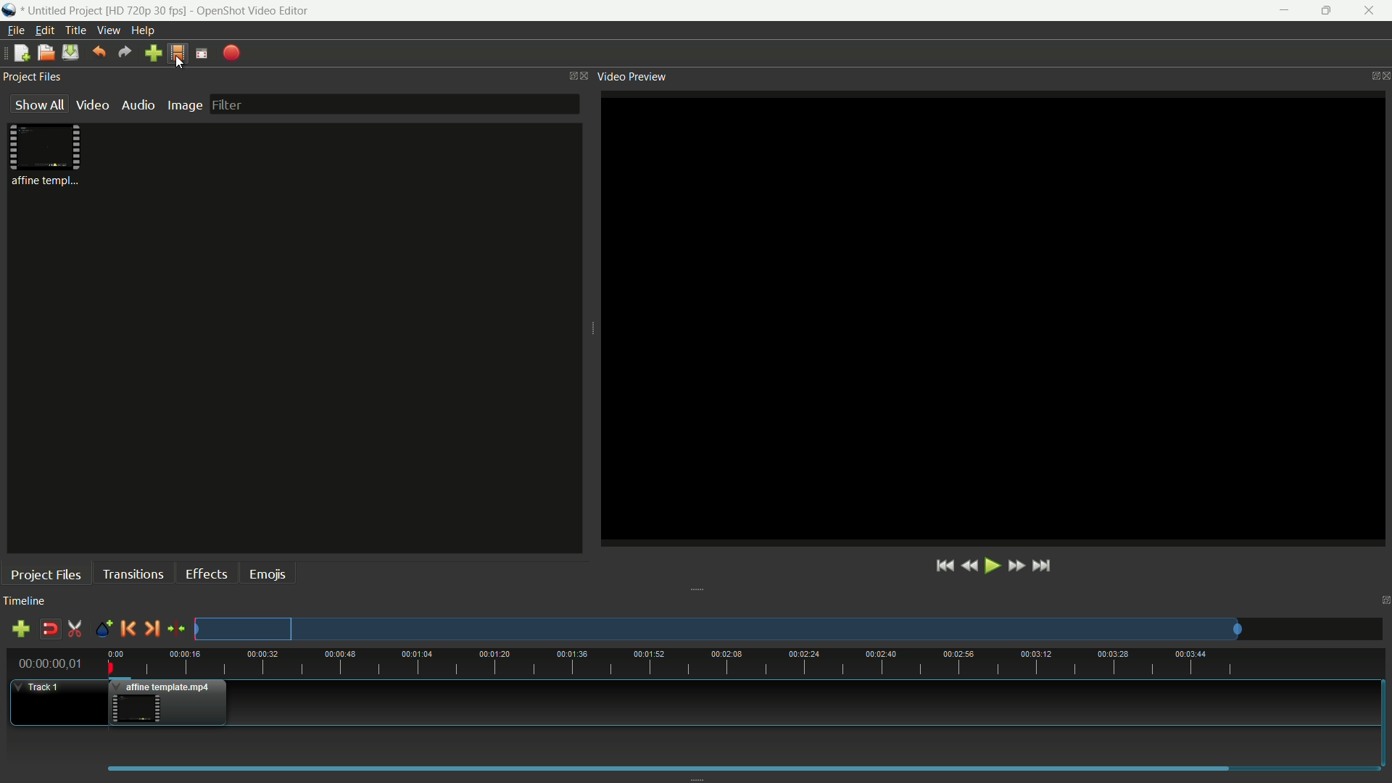 This screenshot has width=1392, height=783. I want to click on export, so click(231, 54).